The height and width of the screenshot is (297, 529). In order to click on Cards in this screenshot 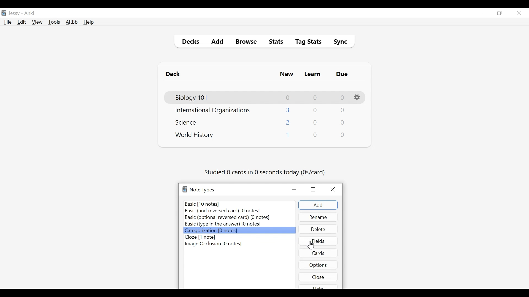, I will do `click(319, 253)`.